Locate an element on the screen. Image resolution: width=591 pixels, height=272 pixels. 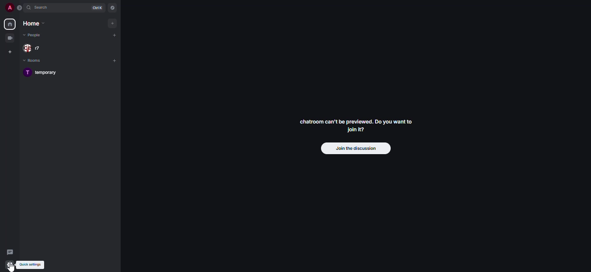
search is located at coordinates (43, 8).